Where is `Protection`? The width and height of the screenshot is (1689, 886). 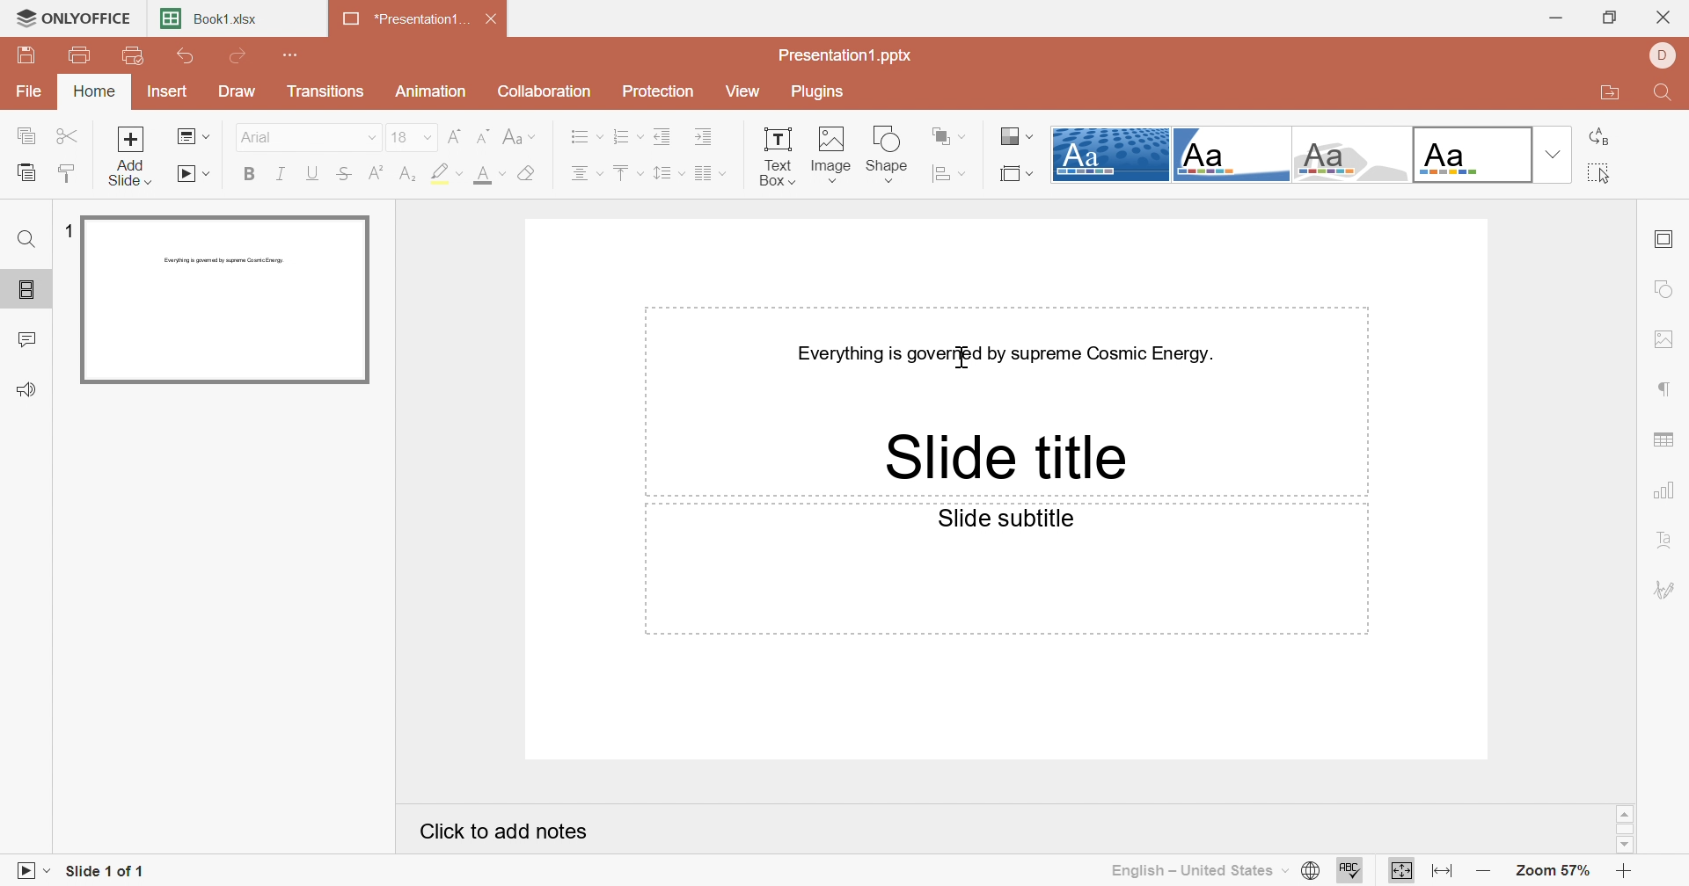
Protection is located at coordinates (658, 92).